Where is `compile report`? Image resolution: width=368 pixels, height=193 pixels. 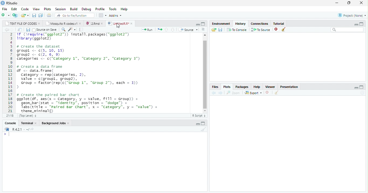
compile report is located at coordinates (82, 30).